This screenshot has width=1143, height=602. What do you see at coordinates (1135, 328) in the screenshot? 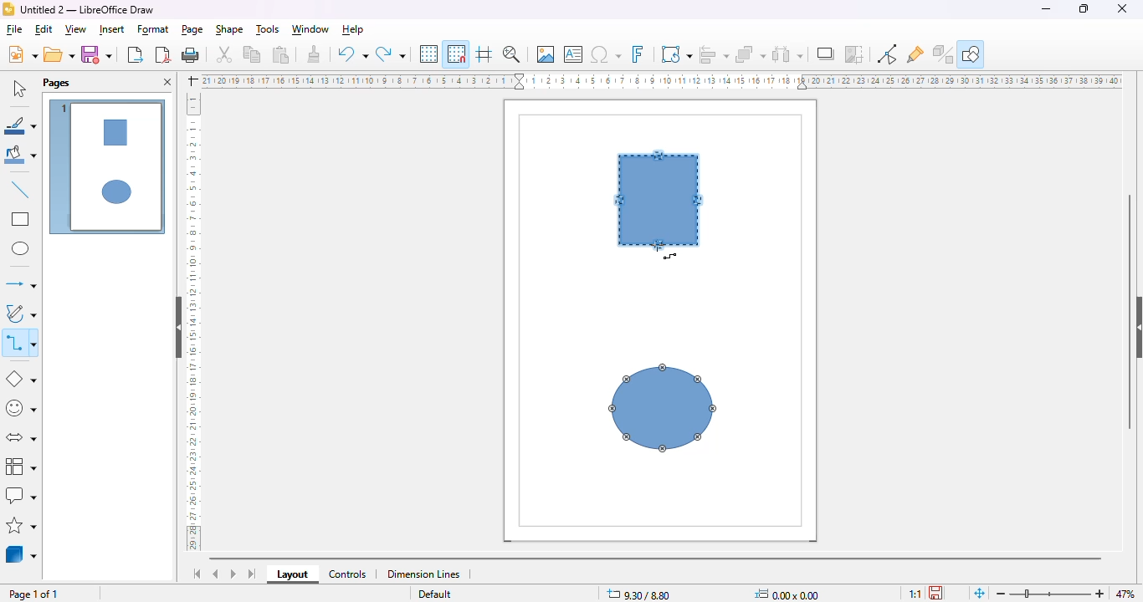
I see `show` at bounding box center [1135, 328].